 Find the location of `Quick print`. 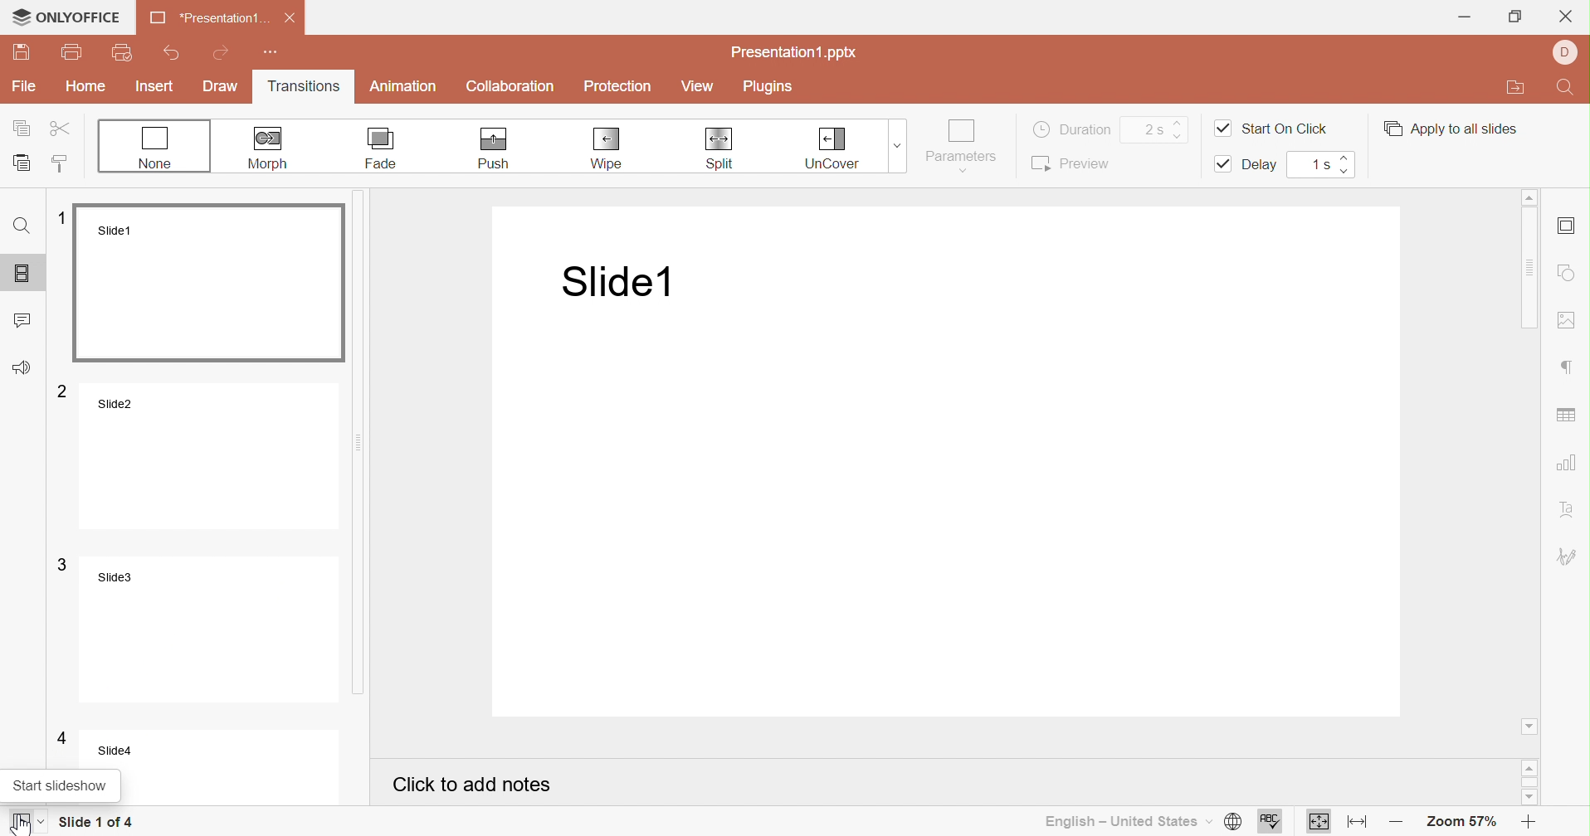

Quick print is located at coordinates (122, 52).